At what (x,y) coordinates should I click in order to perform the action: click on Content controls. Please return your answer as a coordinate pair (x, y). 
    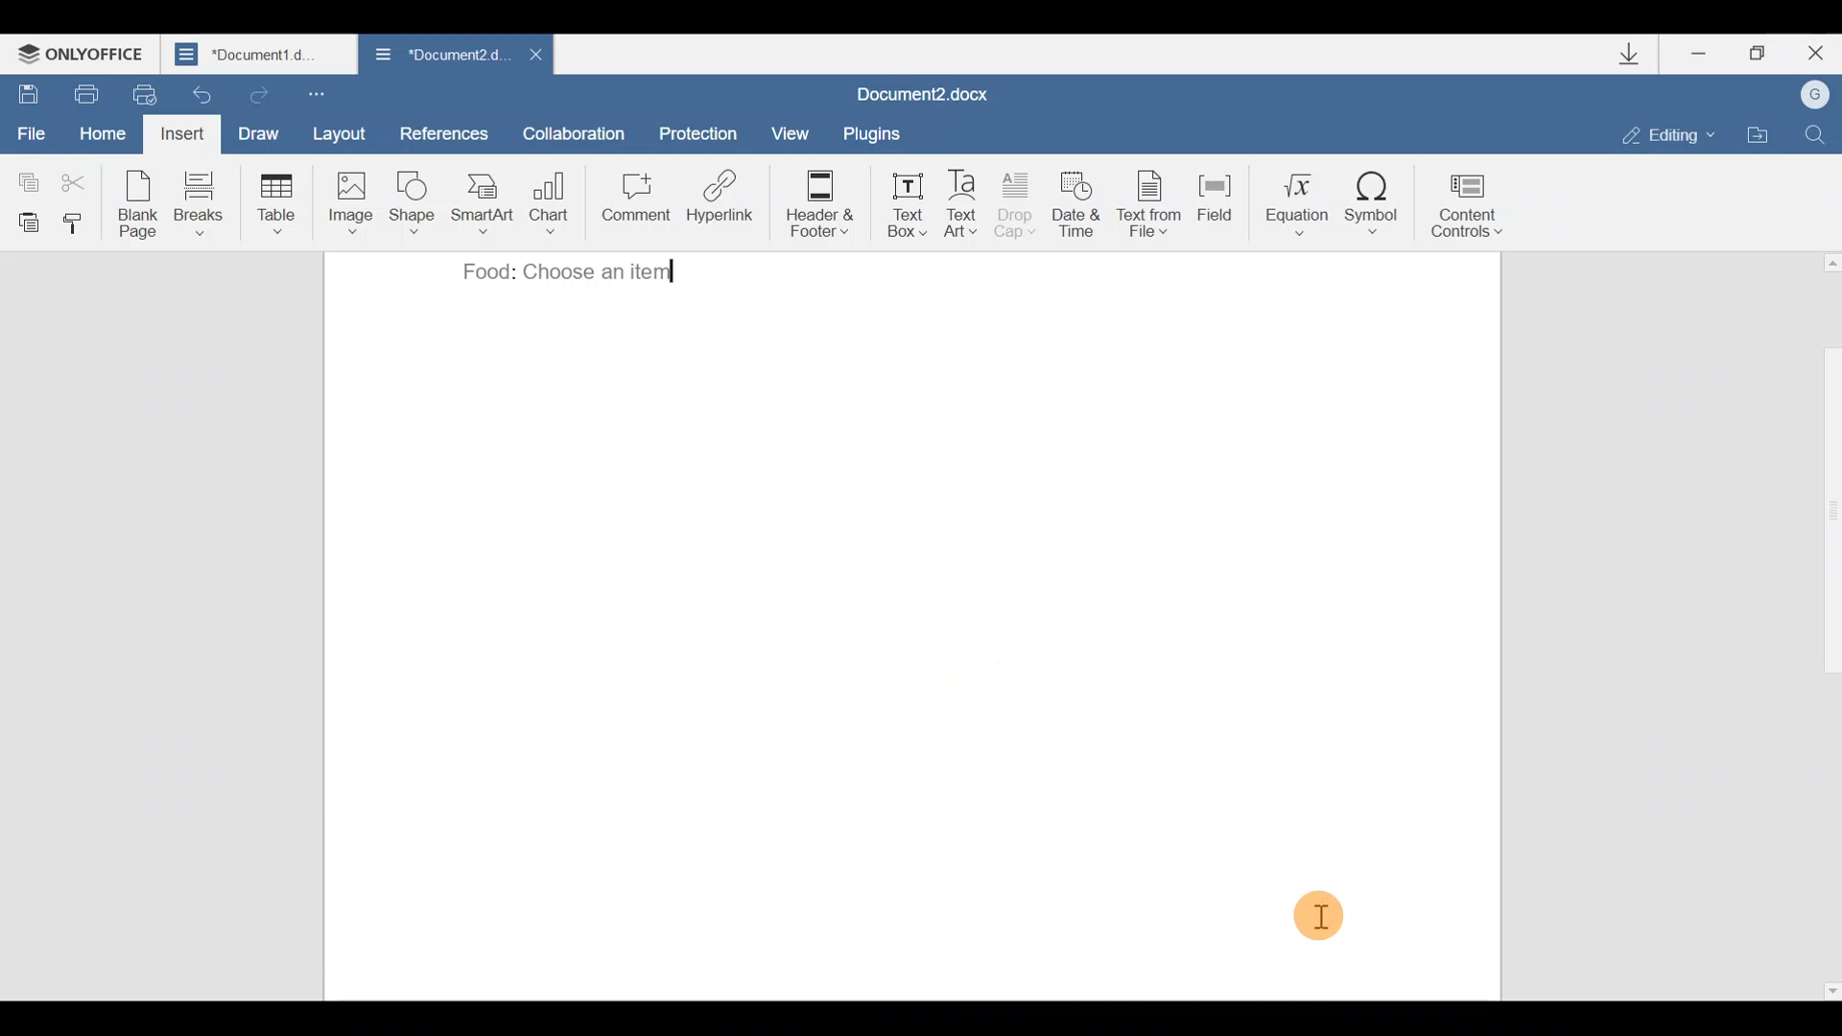
    Looking at the image, I should click on (1477, 200).